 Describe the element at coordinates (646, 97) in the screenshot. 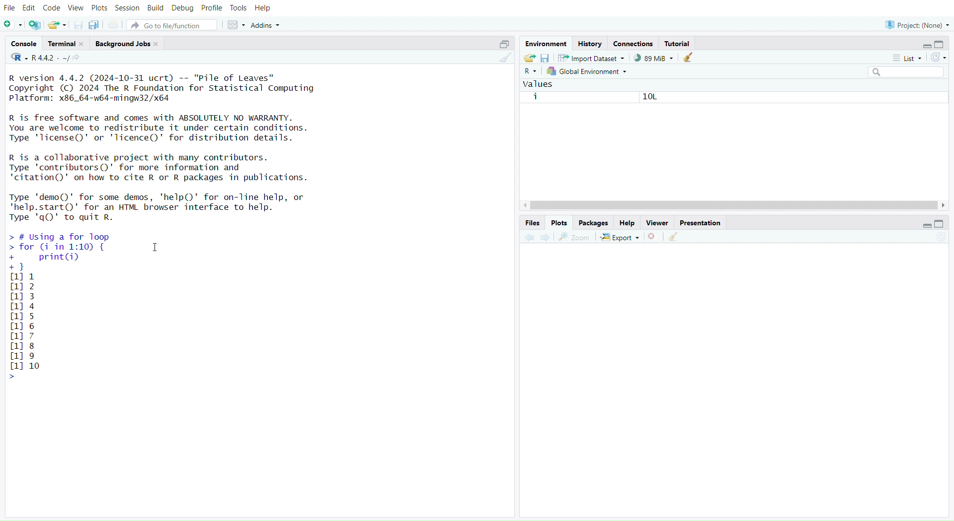

I see `10L` at that location.